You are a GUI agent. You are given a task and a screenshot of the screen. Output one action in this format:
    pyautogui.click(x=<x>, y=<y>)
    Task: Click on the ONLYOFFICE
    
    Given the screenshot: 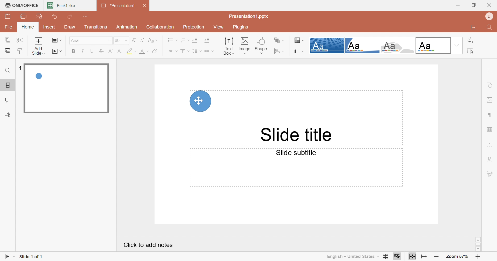 What is the action you would take?
    pyautogui.click(x=21, y=4)
    